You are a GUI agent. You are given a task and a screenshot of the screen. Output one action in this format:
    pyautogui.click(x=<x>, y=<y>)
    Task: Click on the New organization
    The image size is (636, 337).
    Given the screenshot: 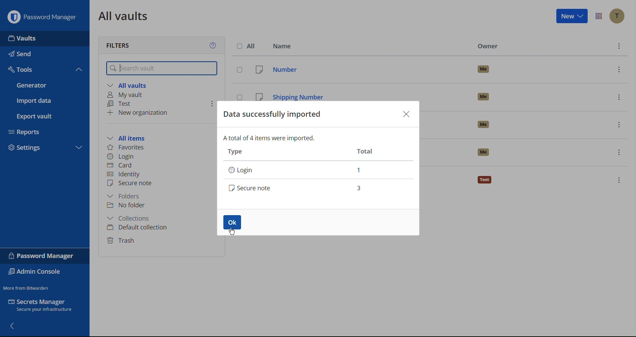 What is the action you would take?
    pyautogui.click(x=139, y=114)
    